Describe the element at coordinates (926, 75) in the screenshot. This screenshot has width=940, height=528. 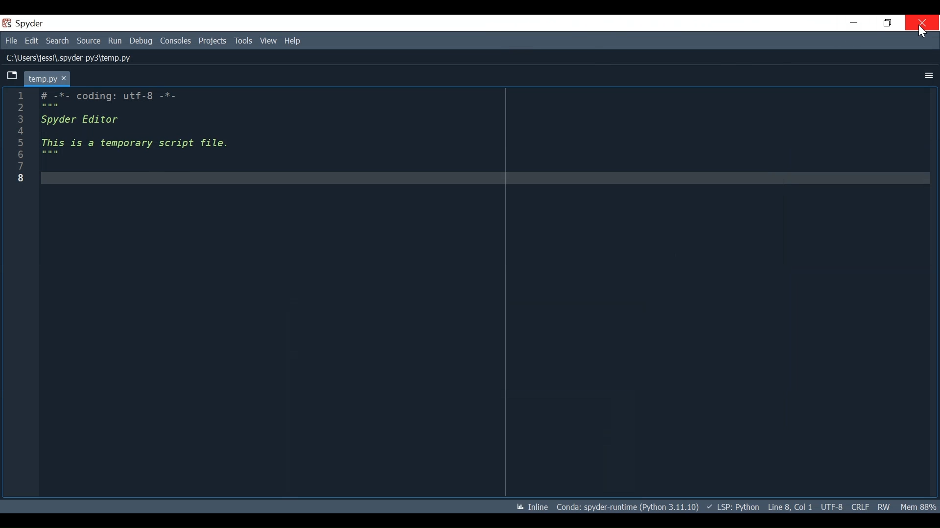
I see `More Optins` at that location.